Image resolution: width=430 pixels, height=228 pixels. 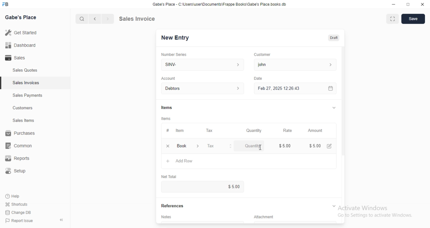 What do you see at coordinates (321, 145) in the screenshot?
I see `$5.00` at bounding box center [321, 145].